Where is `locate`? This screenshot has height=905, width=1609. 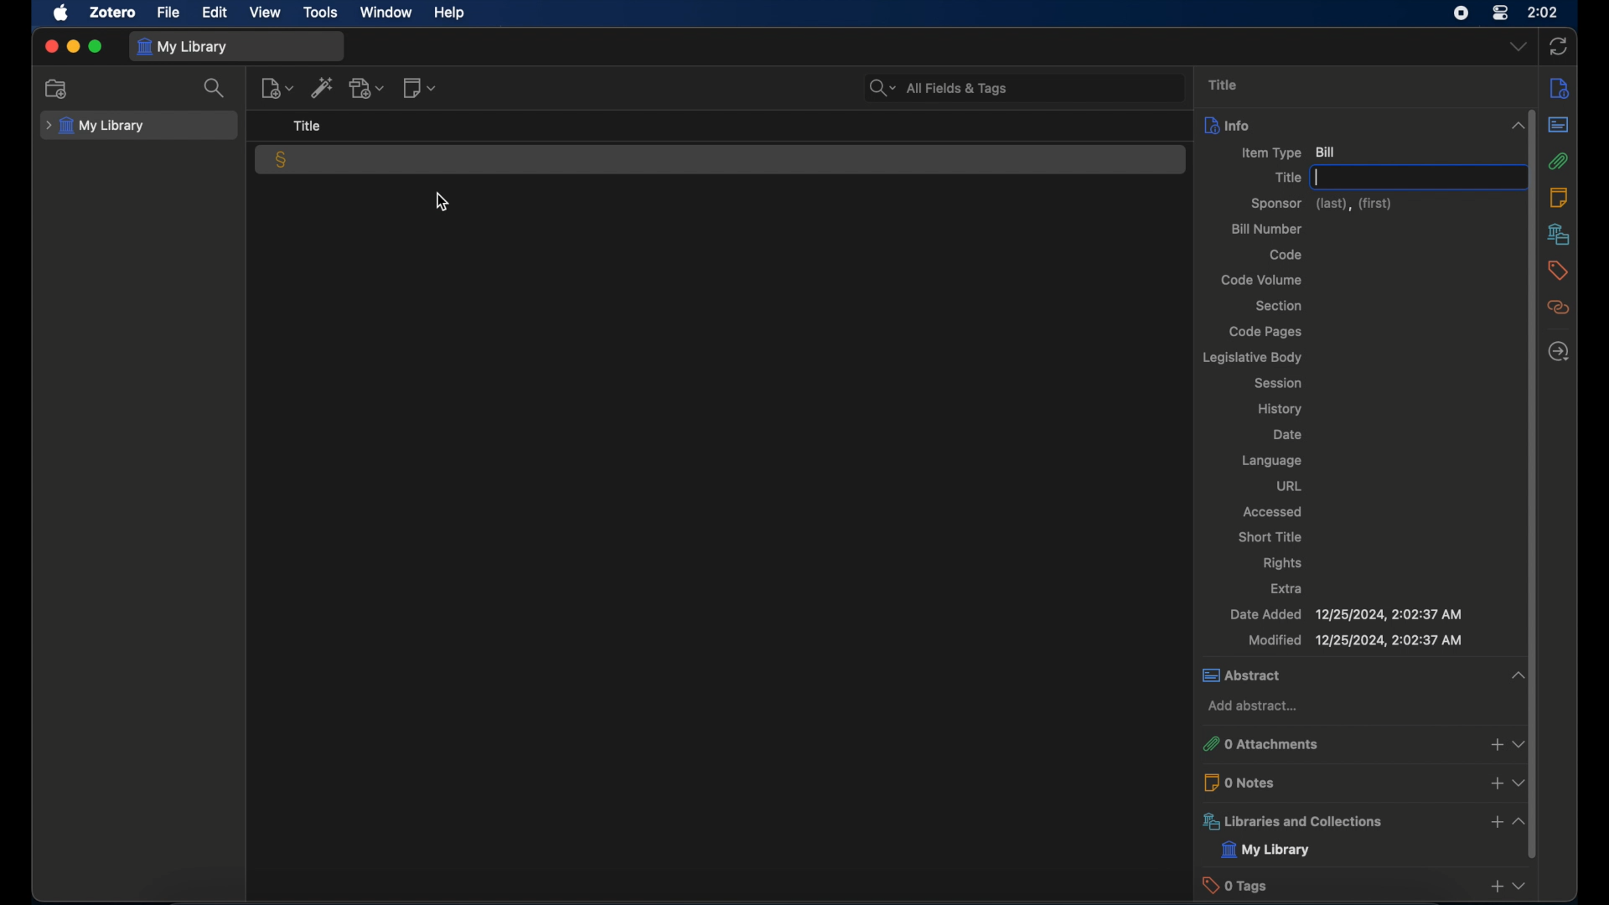 locate is located at coordinates (1560, 351).